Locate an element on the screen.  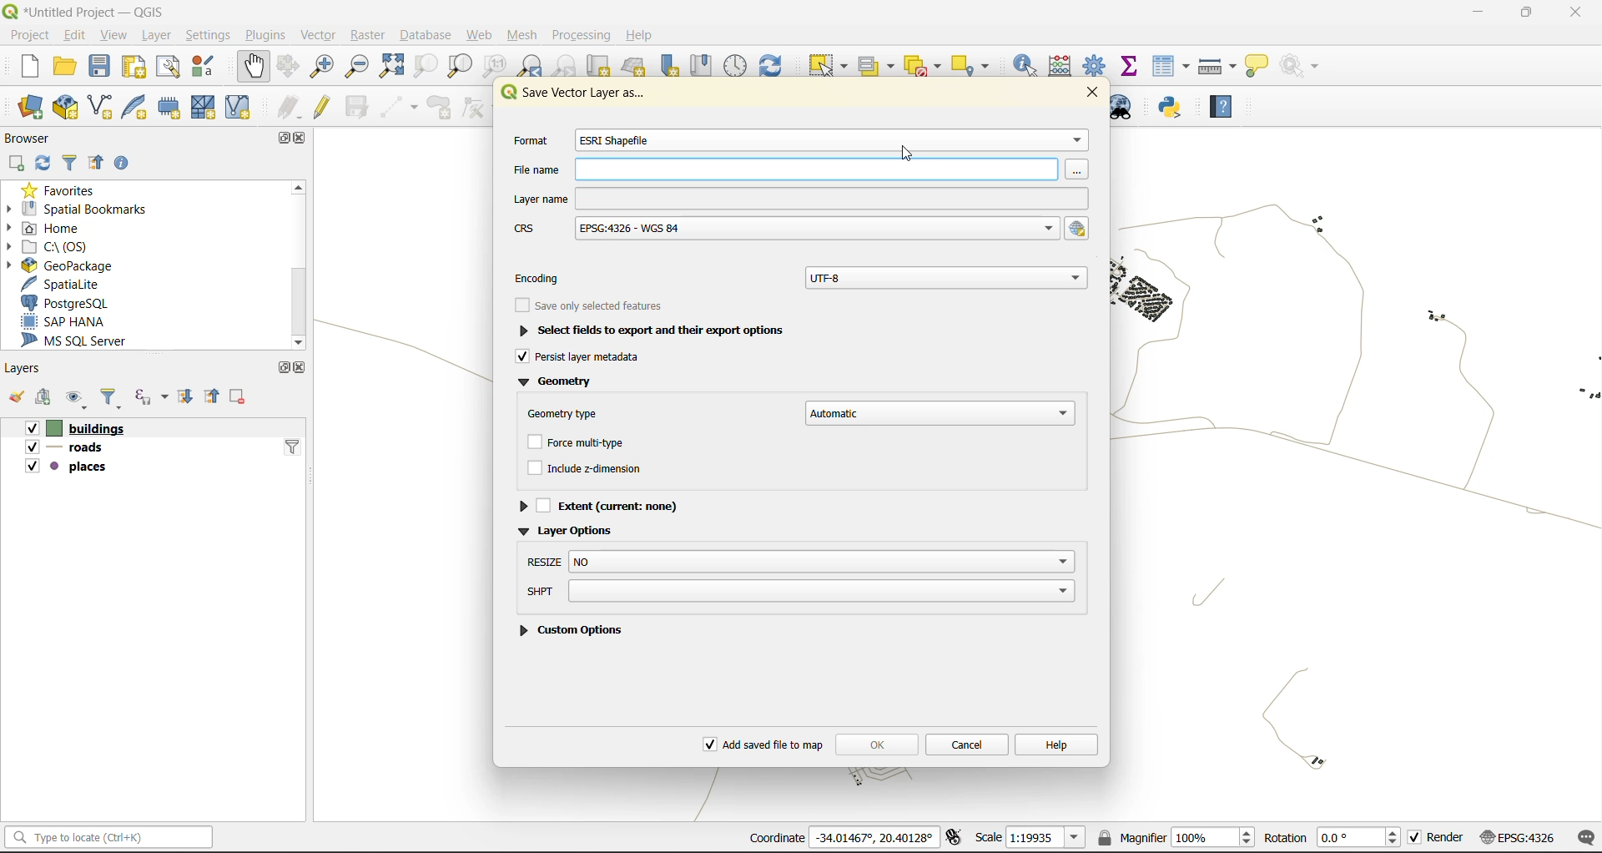
select fields to export and their export options is located at coordinates (647, 330).